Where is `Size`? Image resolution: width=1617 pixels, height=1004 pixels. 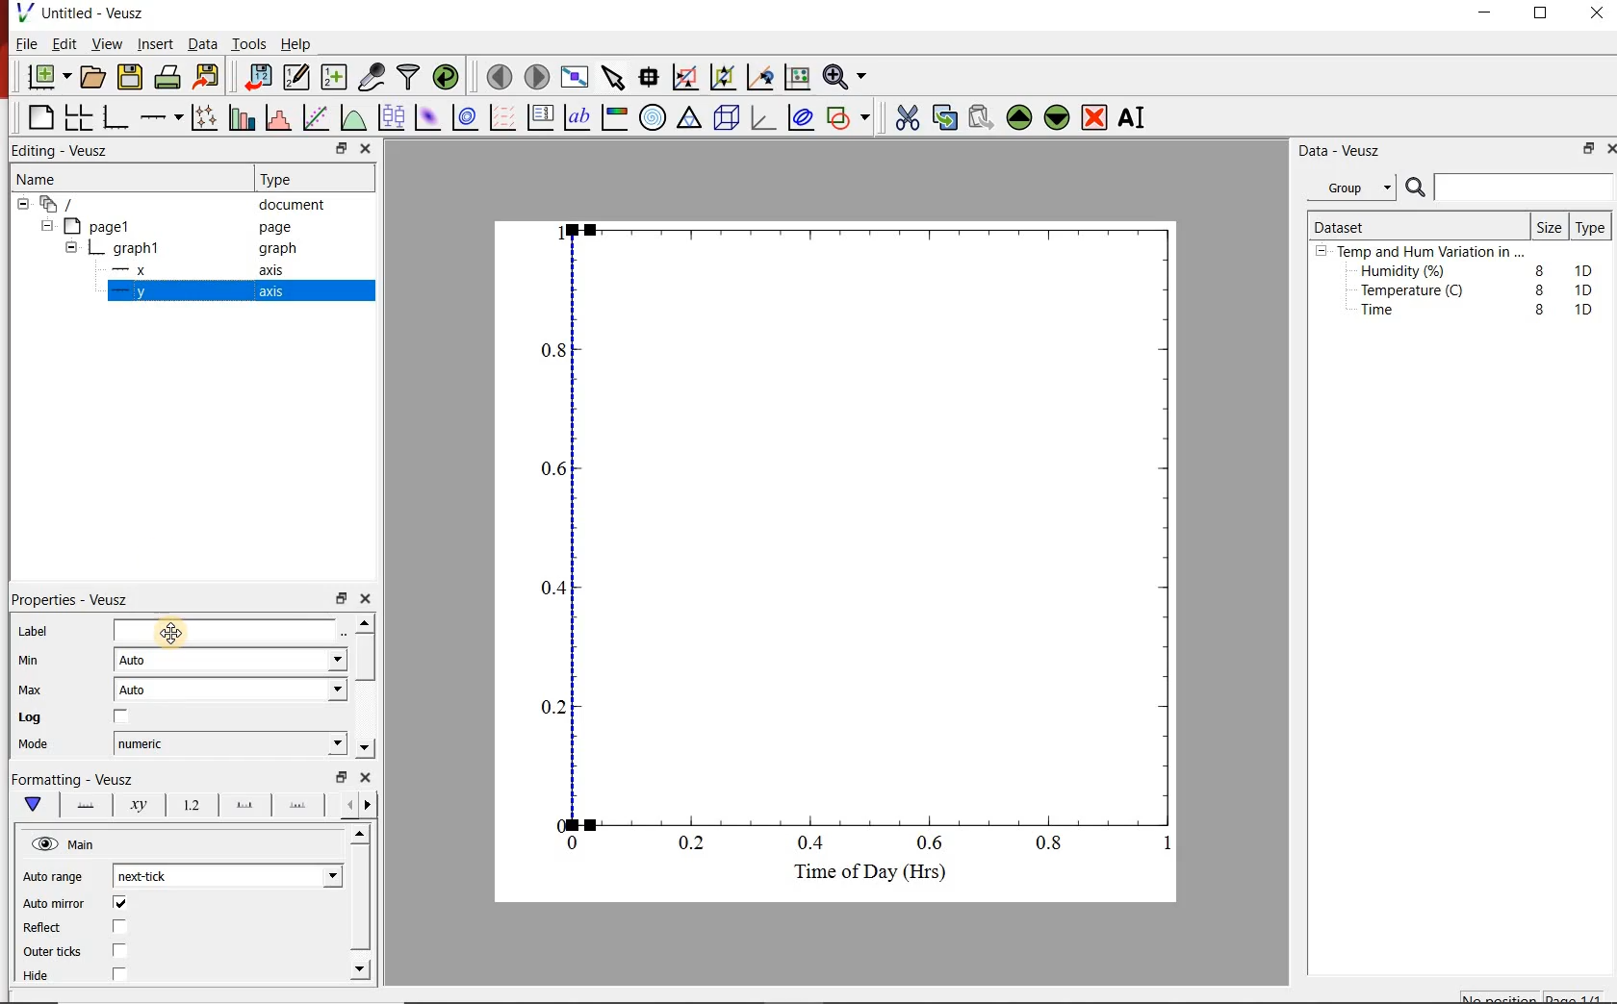 Size is located at coordinates (1548, 226).